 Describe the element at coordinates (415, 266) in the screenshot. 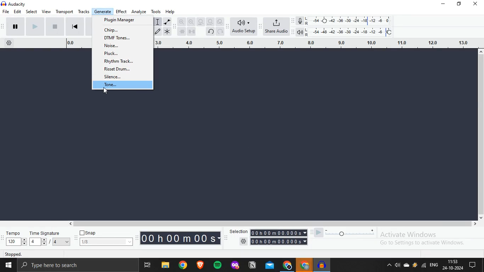

I see `Weather` at that location.